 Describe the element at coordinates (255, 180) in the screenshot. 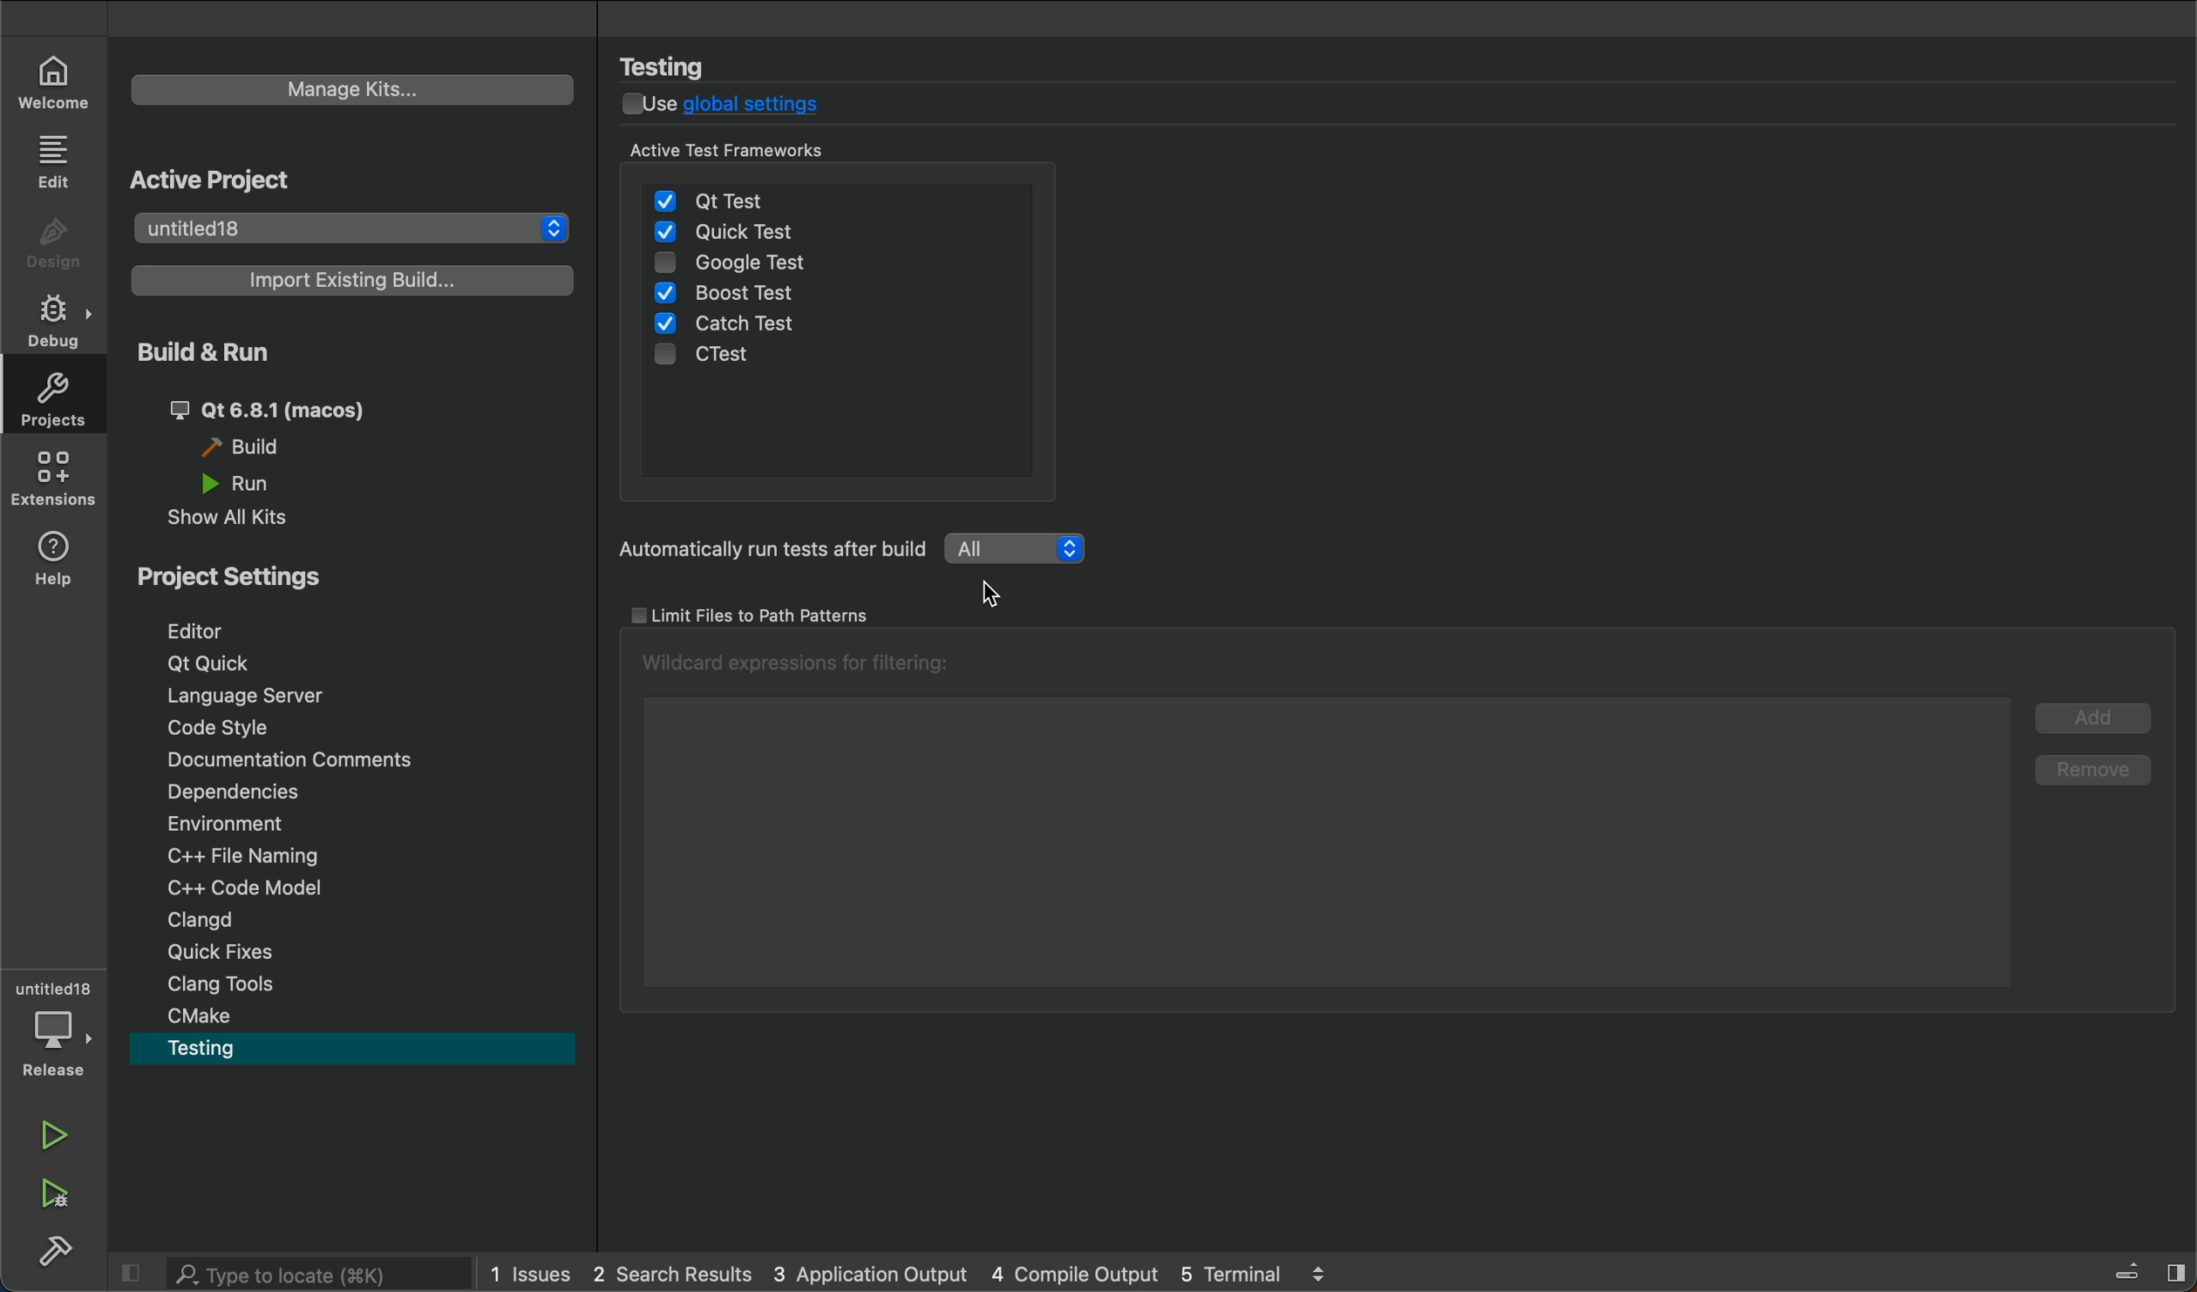

I see `active project` at that location.